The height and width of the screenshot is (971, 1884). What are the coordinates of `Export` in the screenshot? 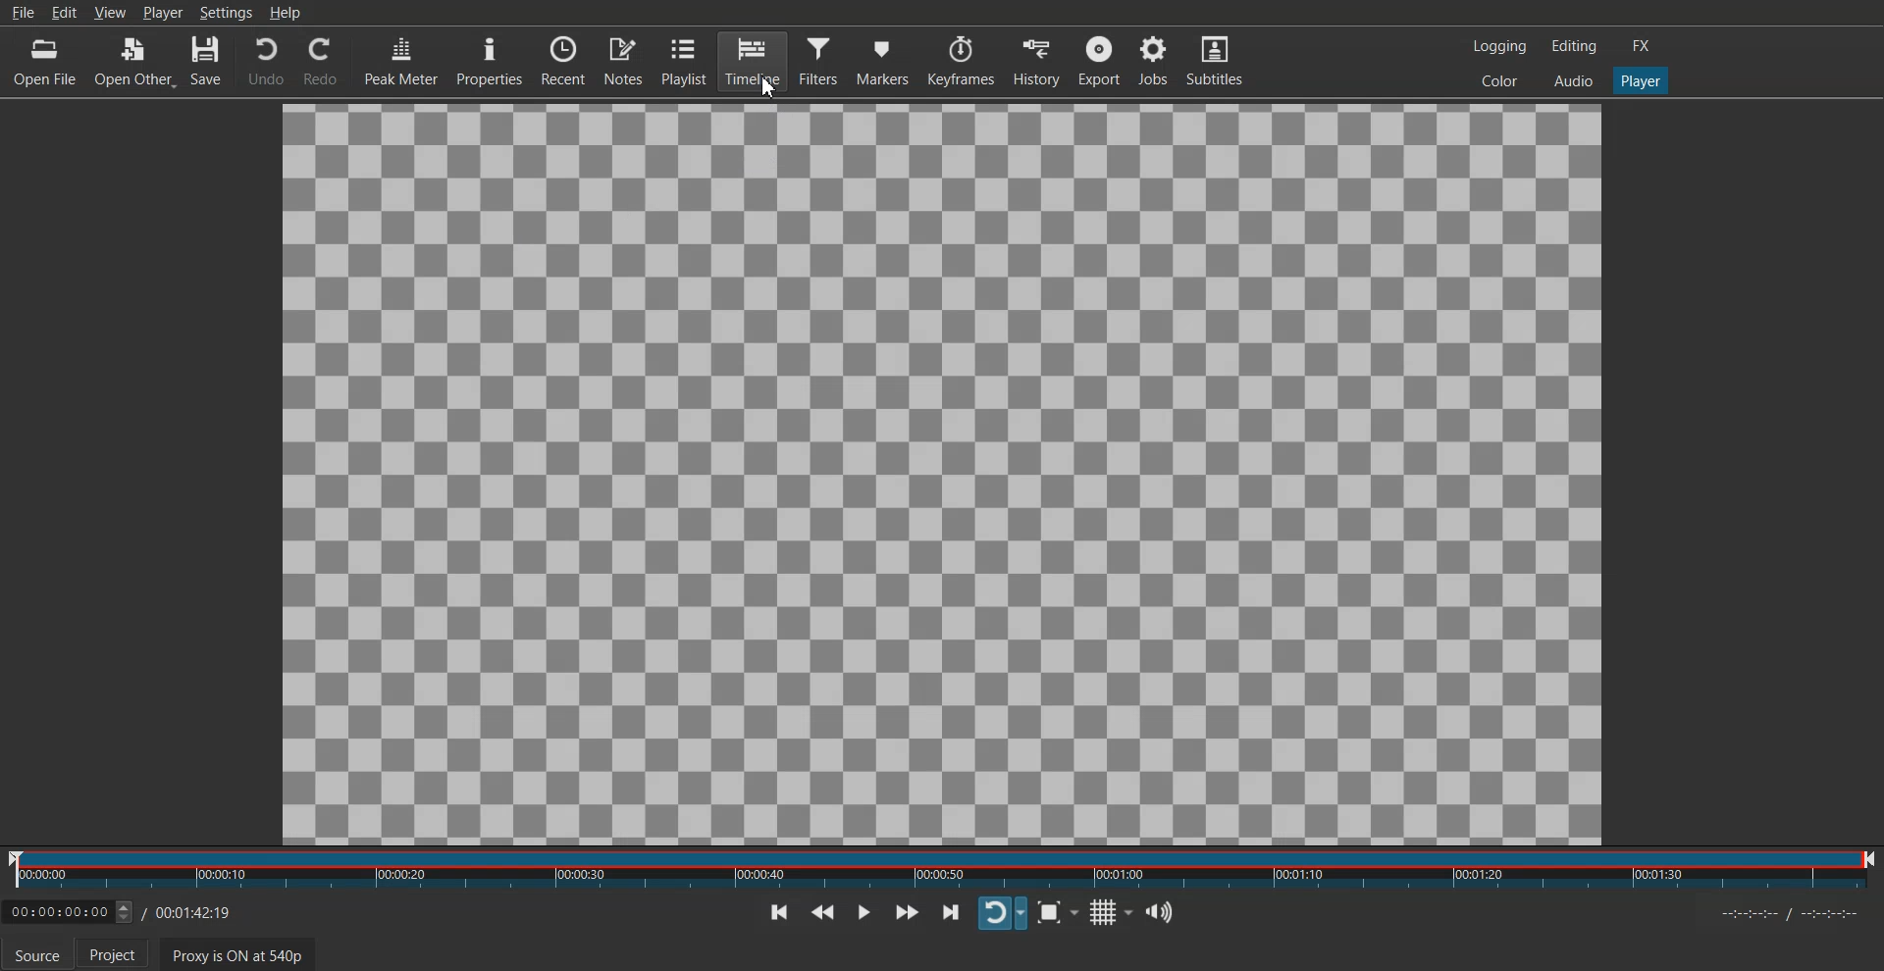 It's located at (1099, 60).